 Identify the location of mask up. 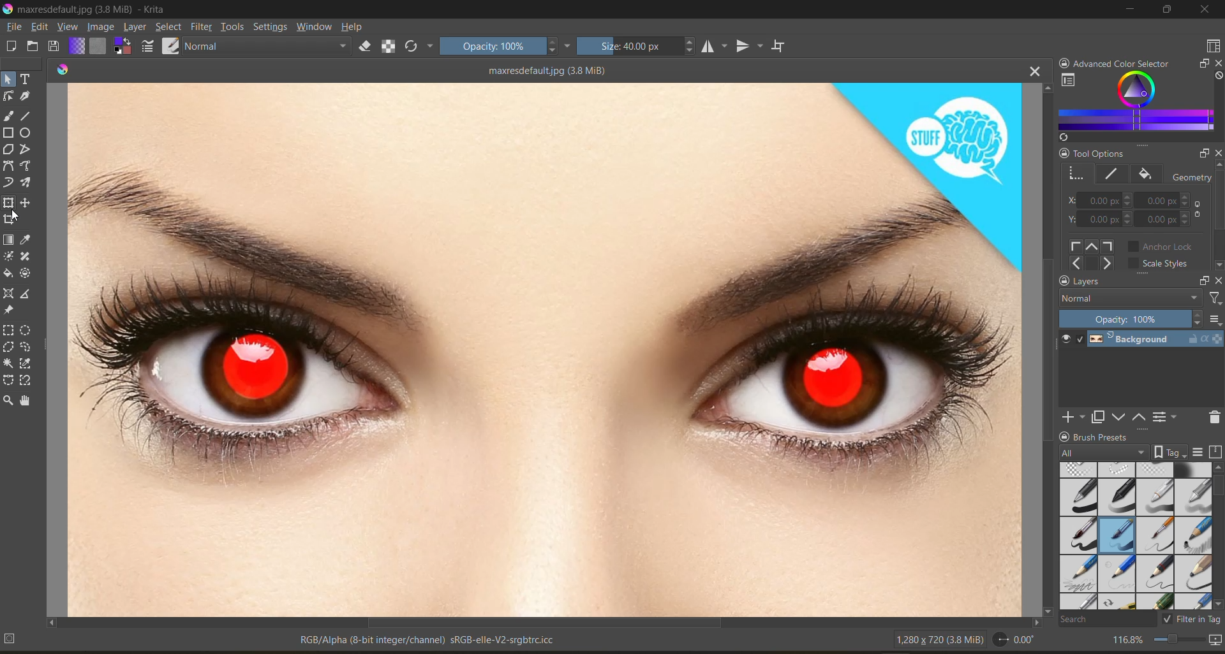
(1138, 416).